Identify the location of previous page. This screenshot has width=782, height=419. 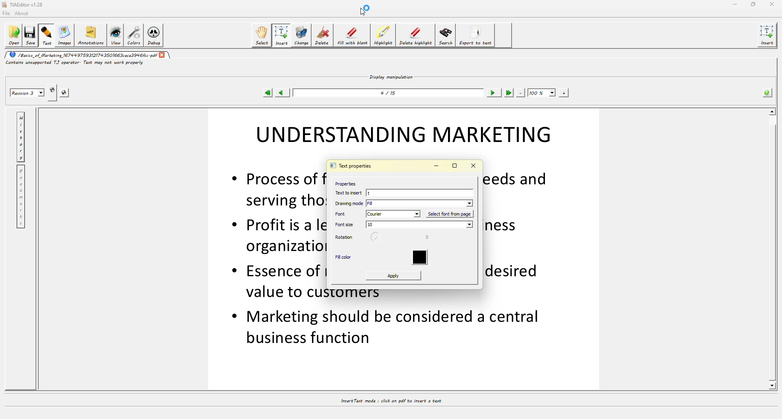
(283, 93).